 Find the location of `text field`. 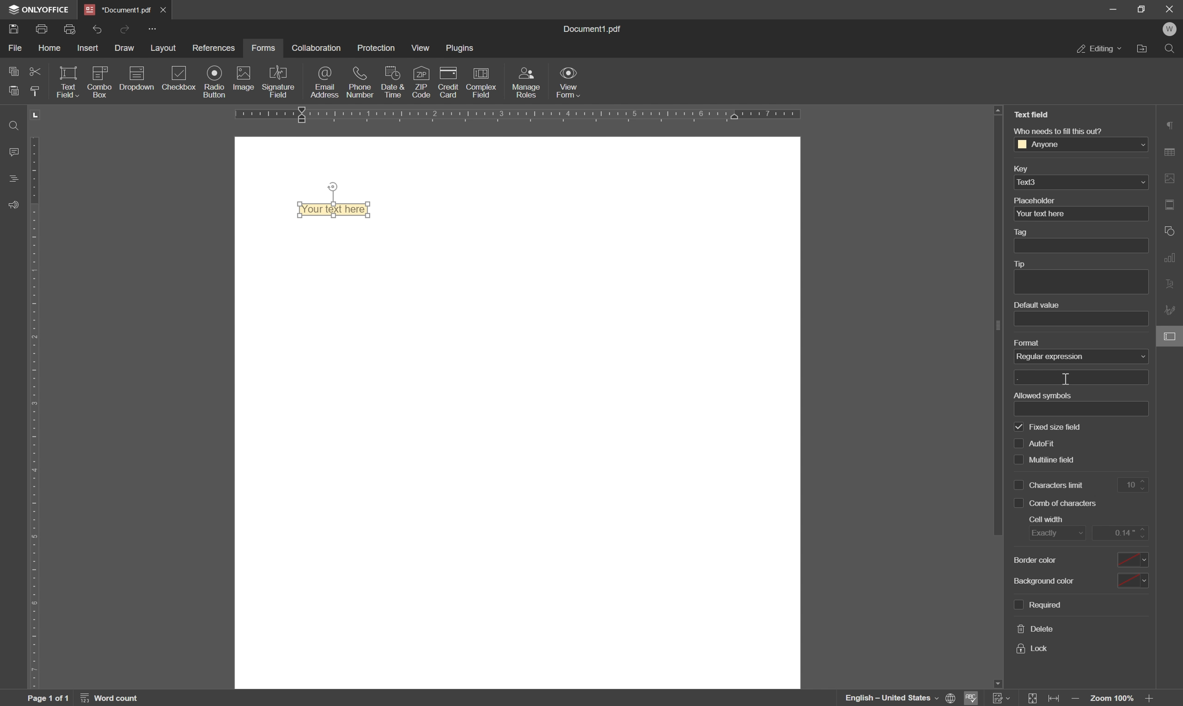

text field is located at coordinates (67, 81).